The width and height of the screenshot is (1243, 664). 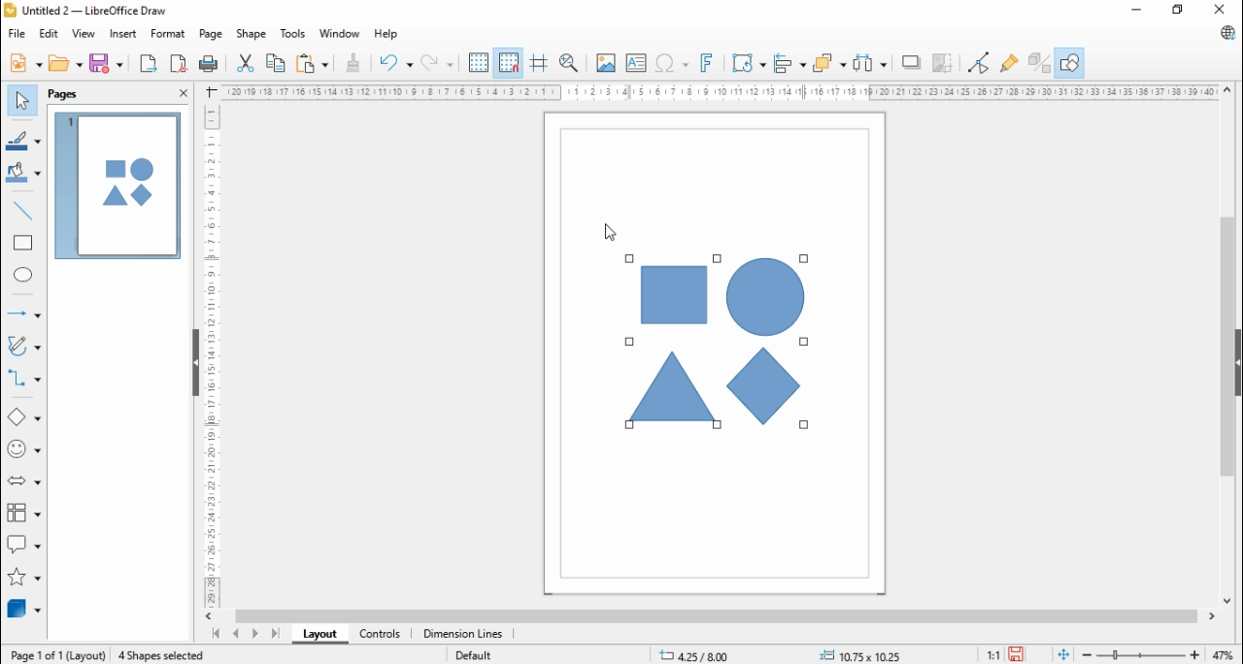 I want to click on cut, so click(x=245, y=63).